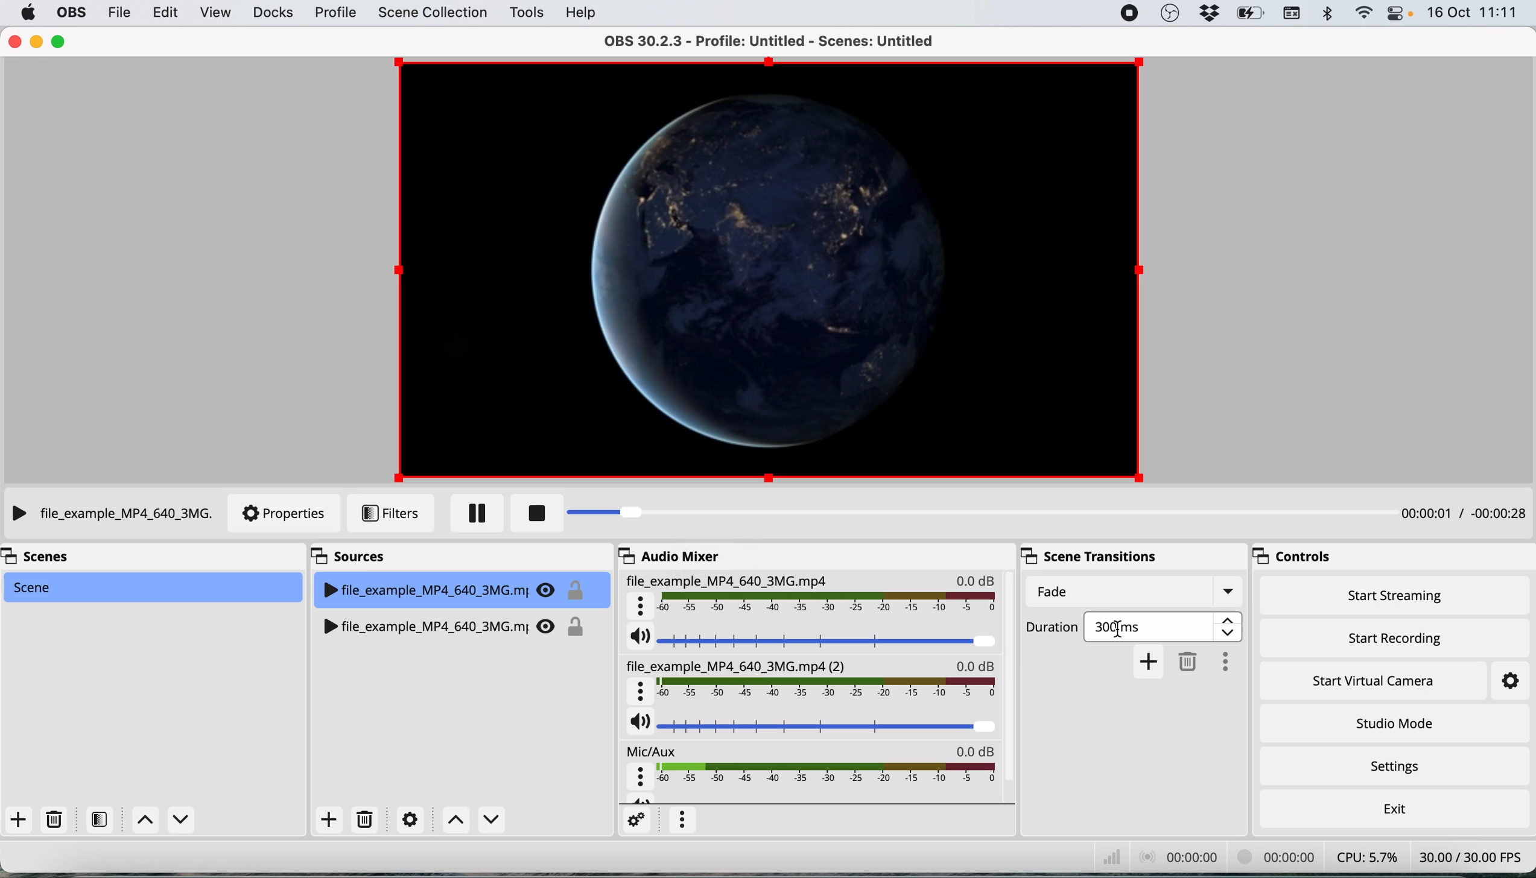 The image size is (1536, 878). What do you see at coordinates (1222, 661) in the screenshot?
I see `more options` at bounding box center [1222, 661].